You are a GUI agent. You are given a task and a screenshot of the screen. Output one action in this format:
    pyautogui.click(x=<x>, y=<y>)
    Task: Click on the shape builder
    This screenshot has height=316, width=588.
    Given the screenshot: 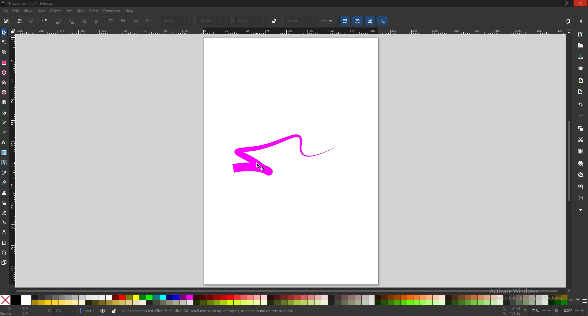 What is the action you would take?
    pyautogui.click(x=4, y=52)
    